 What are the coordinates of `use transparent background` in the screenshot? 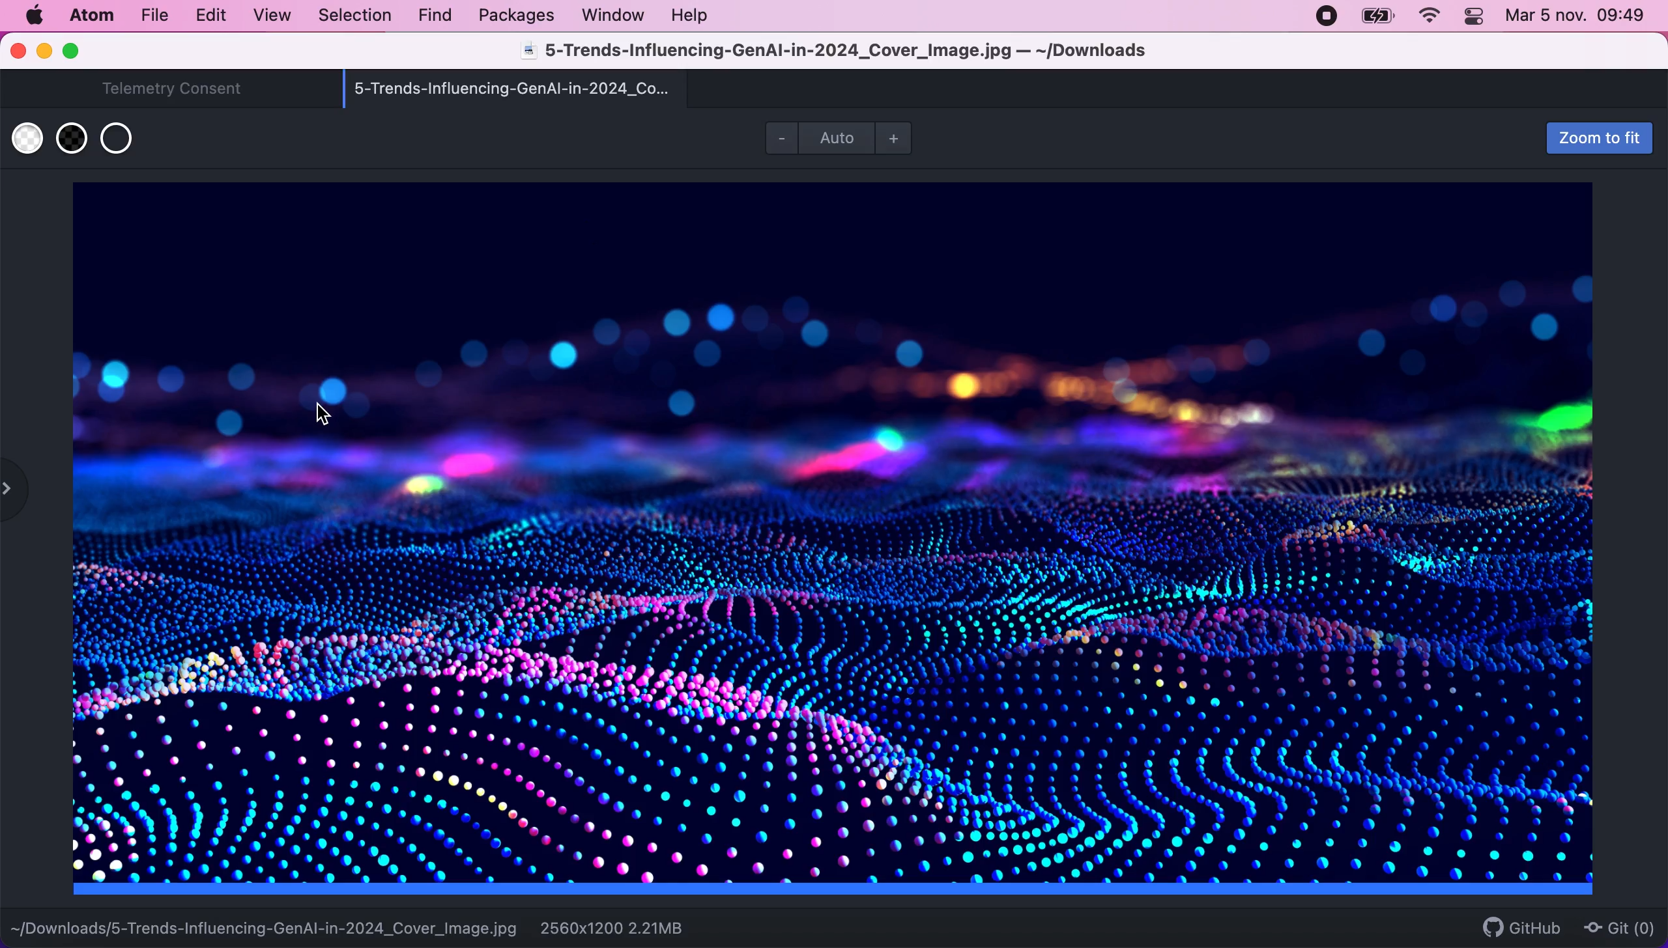 It's located at (123, 138).